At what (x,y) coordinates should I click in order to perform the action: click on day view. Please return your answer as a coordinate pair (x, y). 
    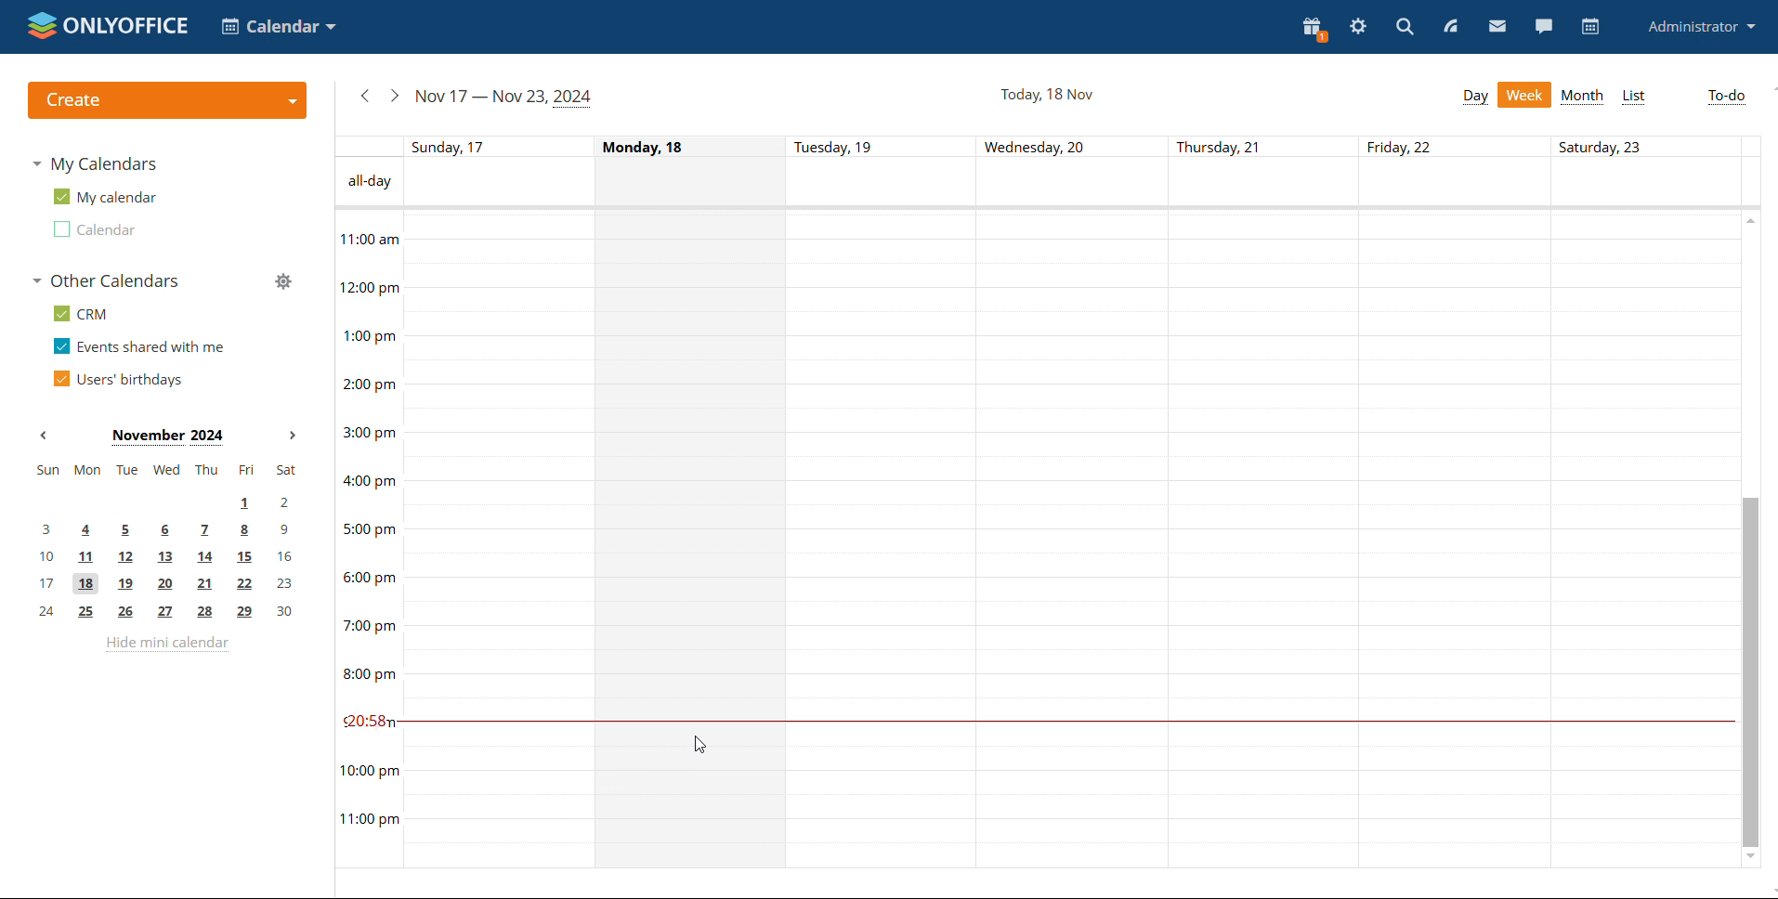
    Looking at the image, I should click on (1476, 96).